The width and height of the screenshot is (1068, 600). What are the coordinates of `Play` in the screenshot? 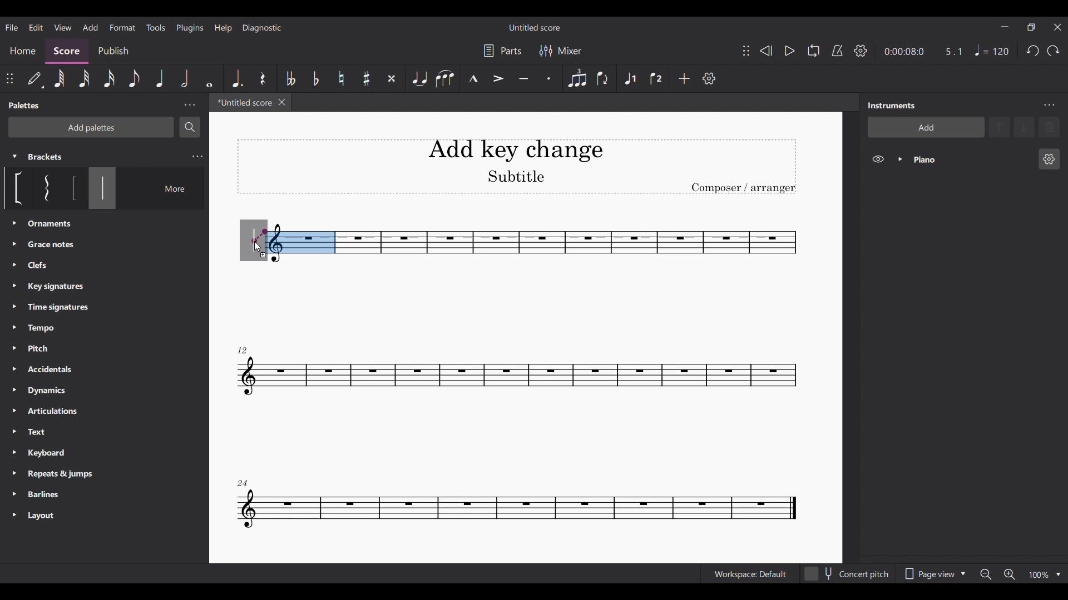 It's located at (790, 51).